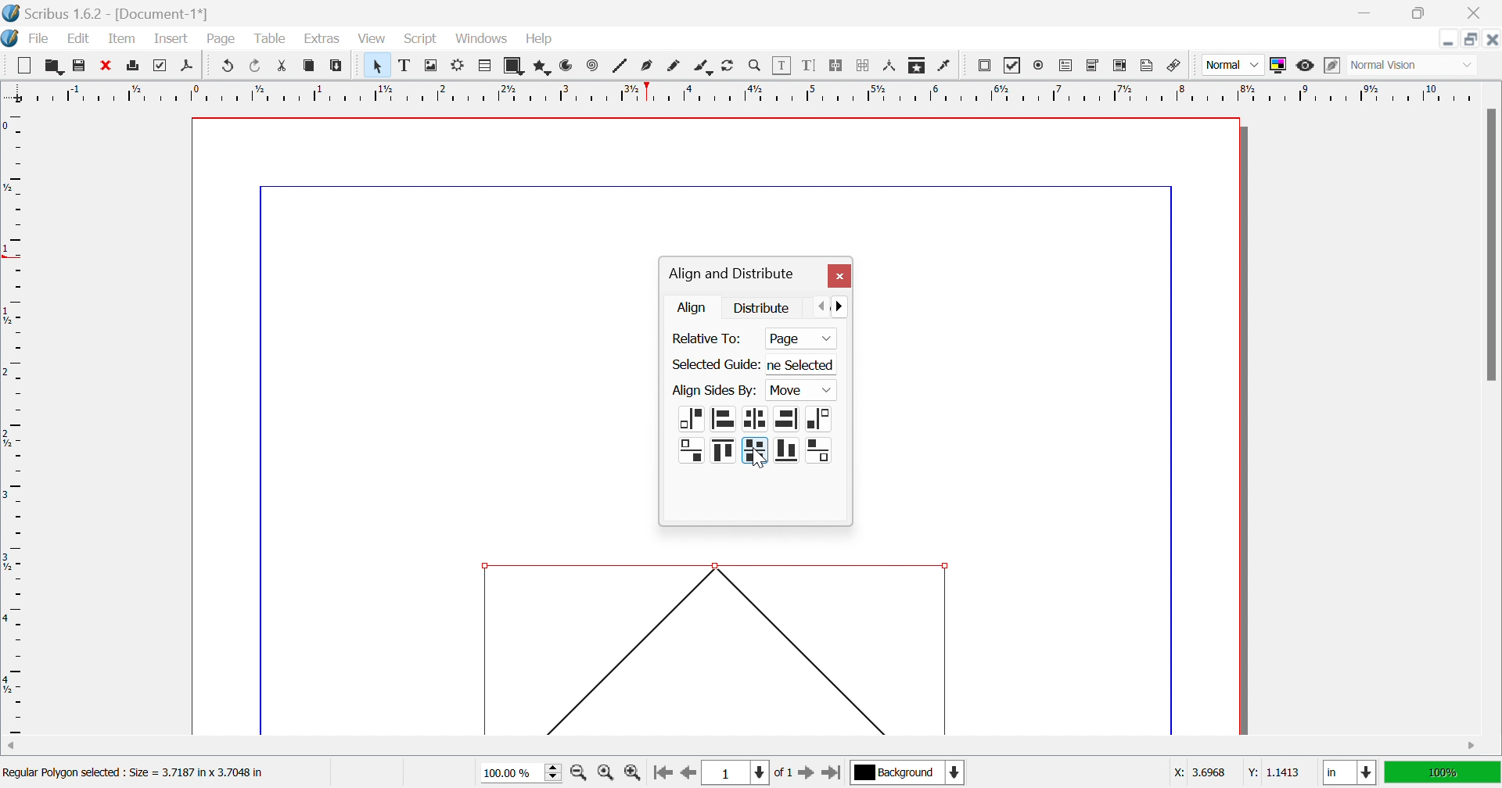 This screenshot has height=788, width=1502. Describe the element at coordinates (1174, 67) in the screenshot. I see `Link Annotation` at that location.